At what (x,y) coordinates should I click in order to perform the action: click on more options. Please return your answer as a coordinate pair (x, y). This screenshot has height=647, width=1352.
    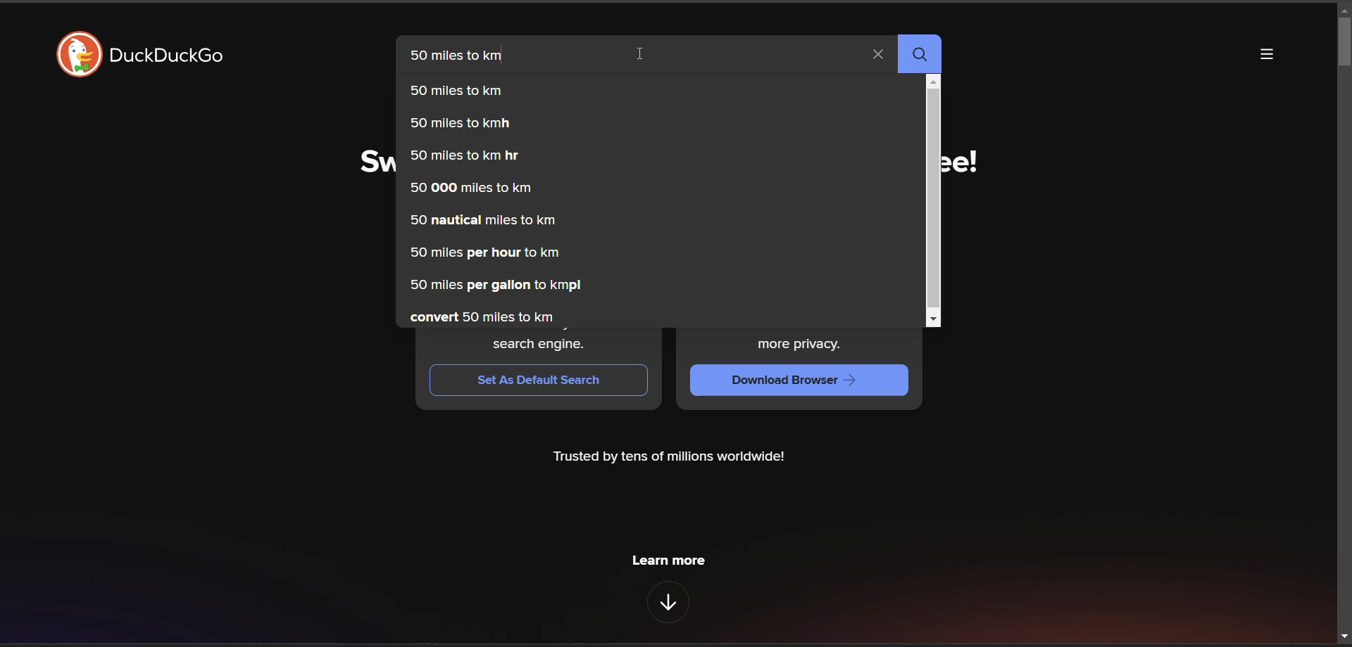
    Looking at the image, I should click on (1264, 53).